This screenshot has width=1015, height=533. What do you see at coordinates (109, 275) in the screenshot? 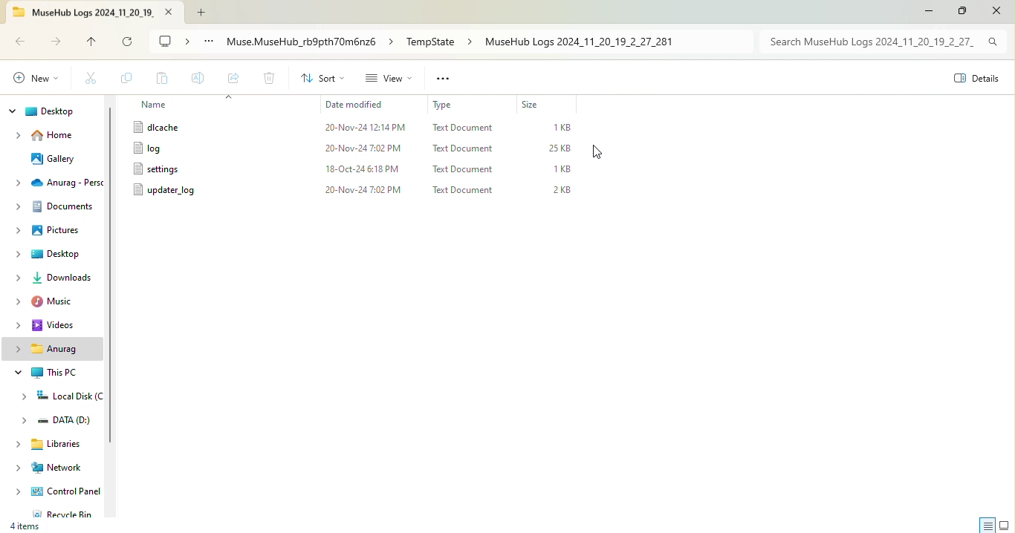
I see `Vertical scroll bar` at bounding box center [109, 275].